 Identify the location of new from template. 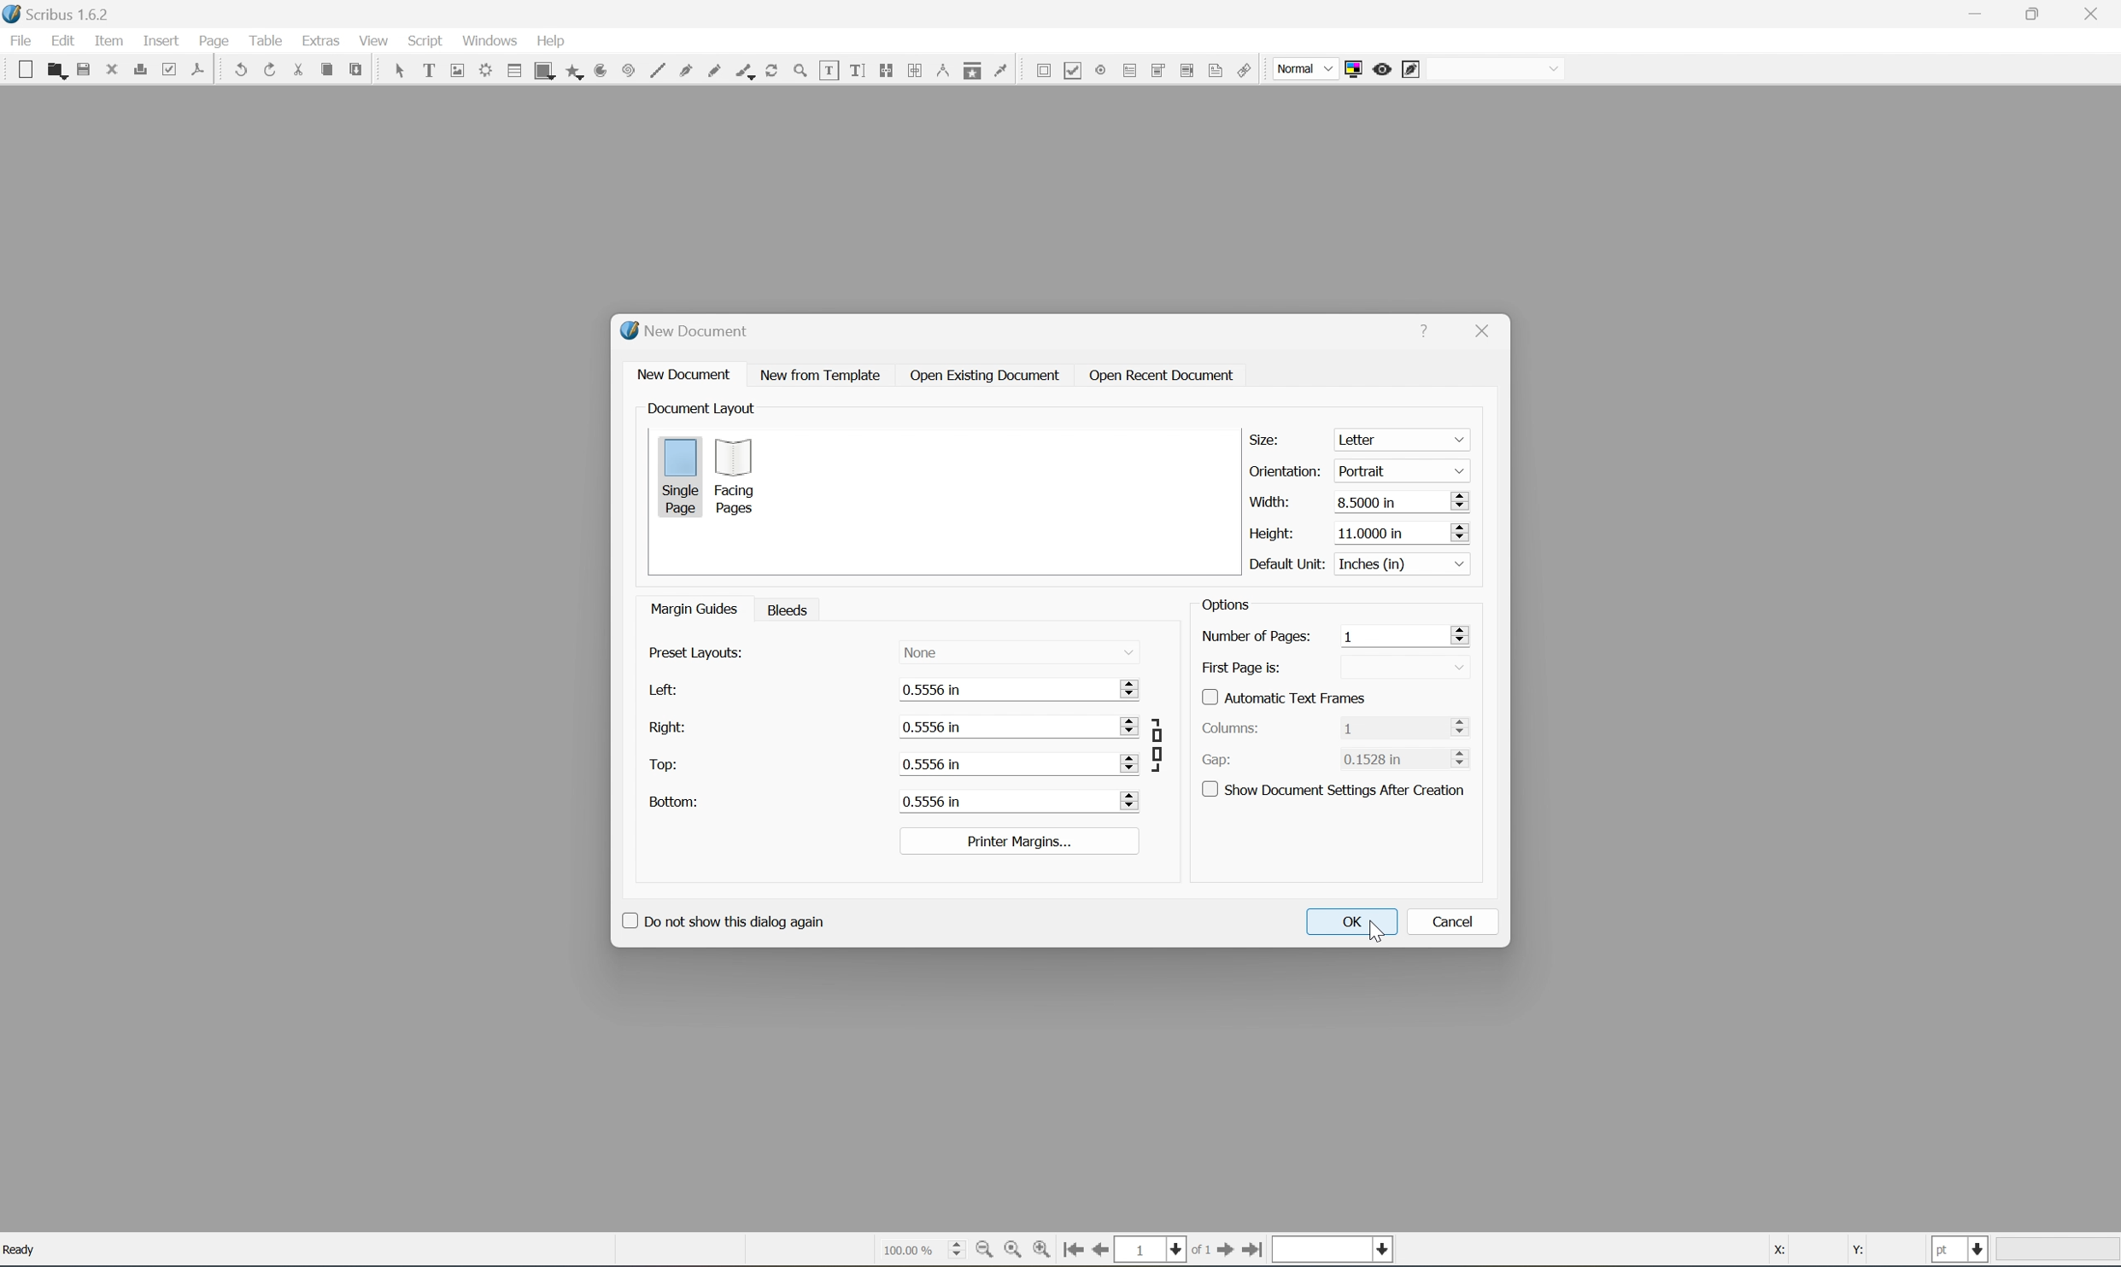
(822, 375).